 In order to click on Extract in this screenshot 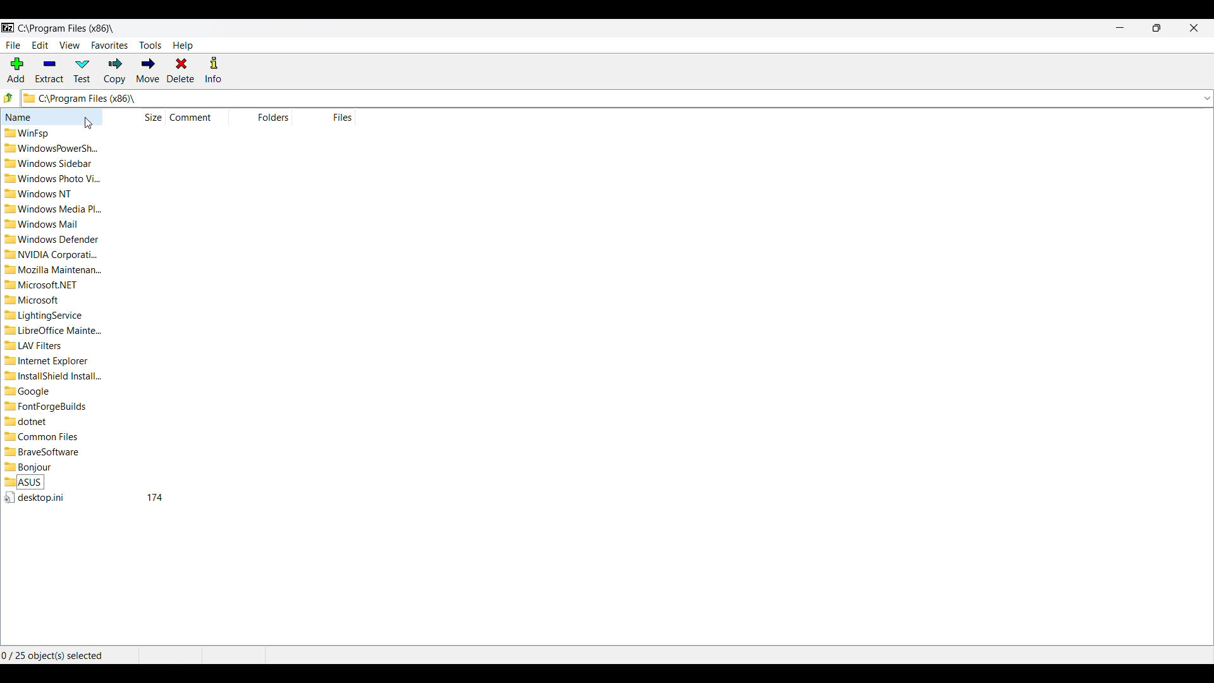, I will do `click(50, 70)`.